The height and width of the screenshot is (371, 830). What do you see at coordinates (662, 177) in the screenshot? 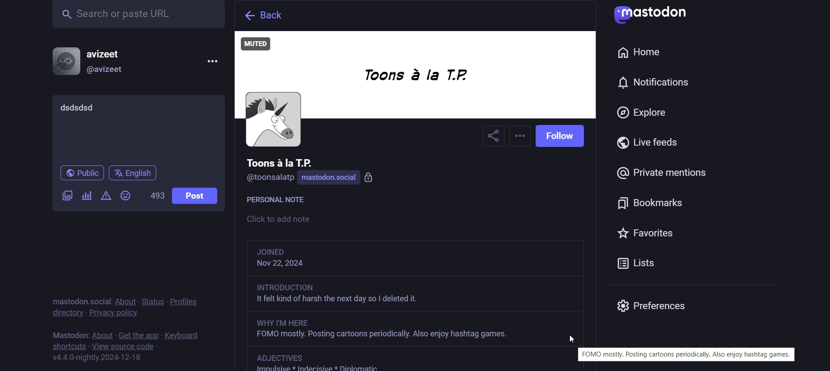
I see `private mentions` at bounding box center [662, 177].